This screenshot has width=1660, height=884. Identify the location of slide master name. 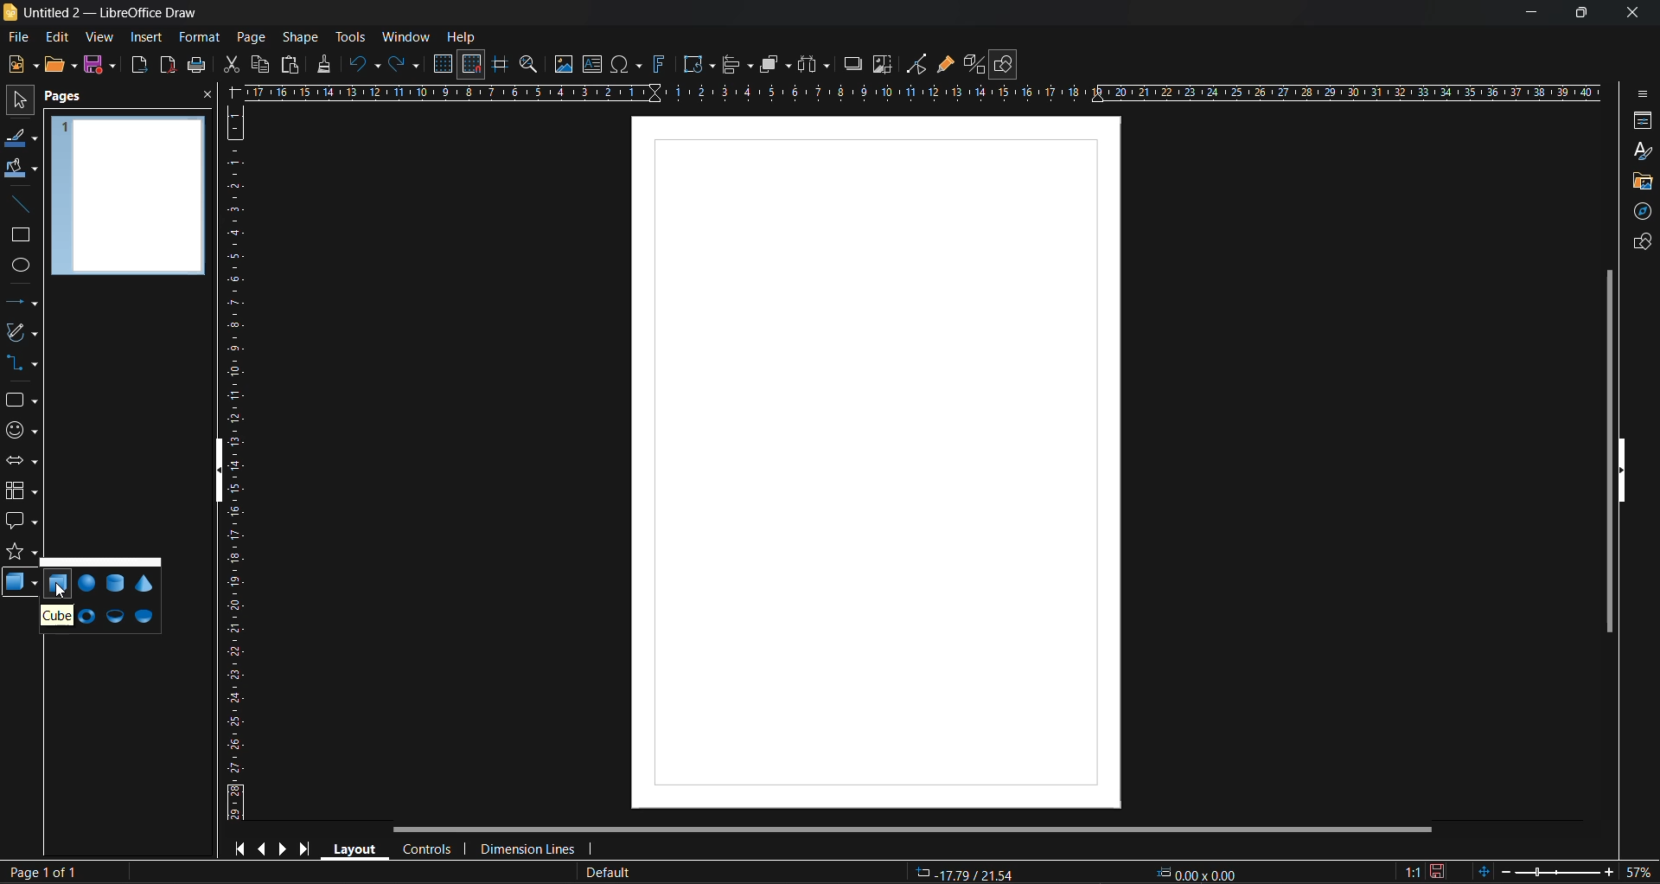
(610, 873).